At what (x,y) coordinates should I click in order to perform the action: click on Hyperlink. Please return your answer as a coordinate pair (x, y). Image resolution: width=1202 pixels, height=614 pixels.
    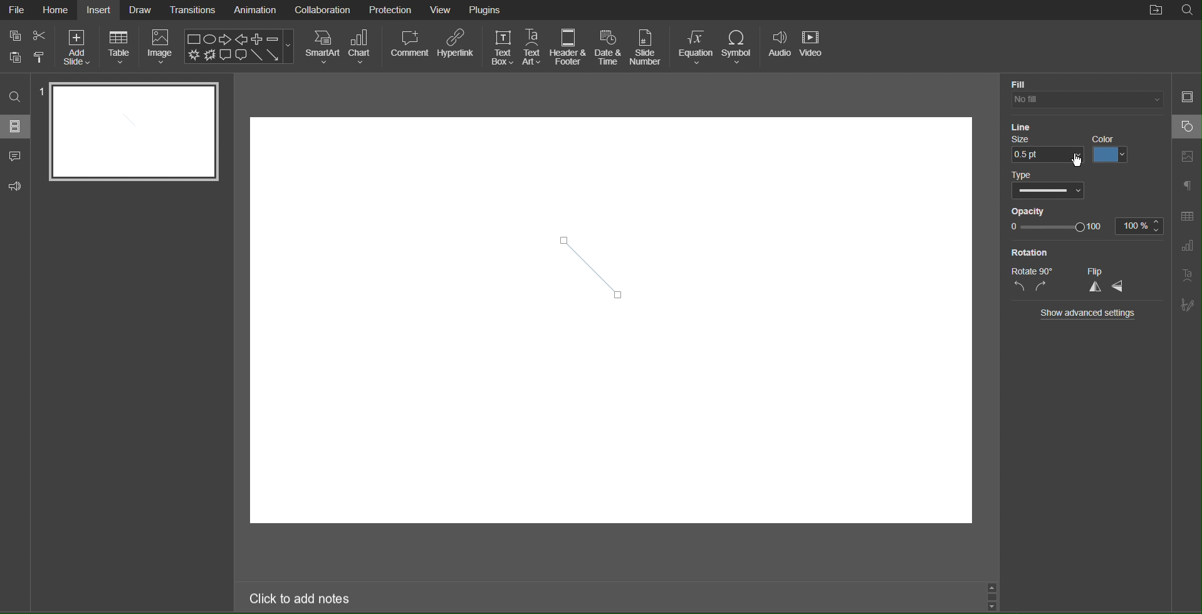
    Looking at the image, I should click on (456, 48).